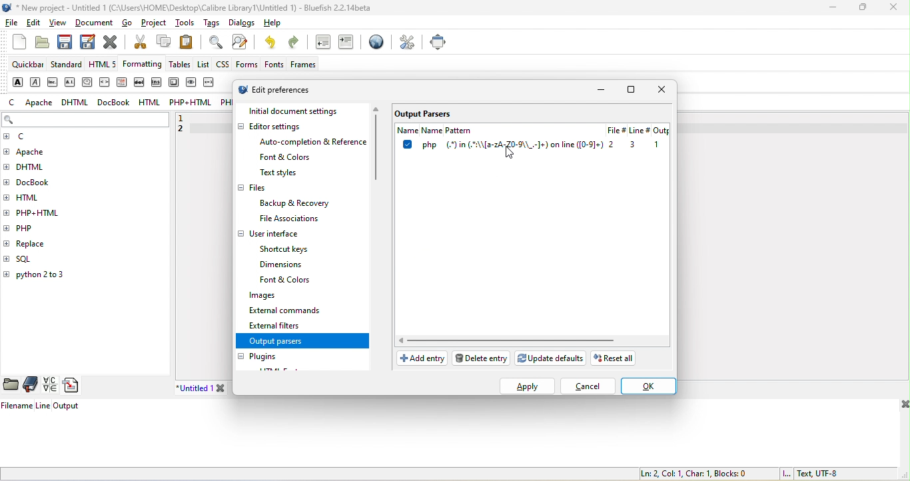  I want to click on search bar, so click(85, 121).